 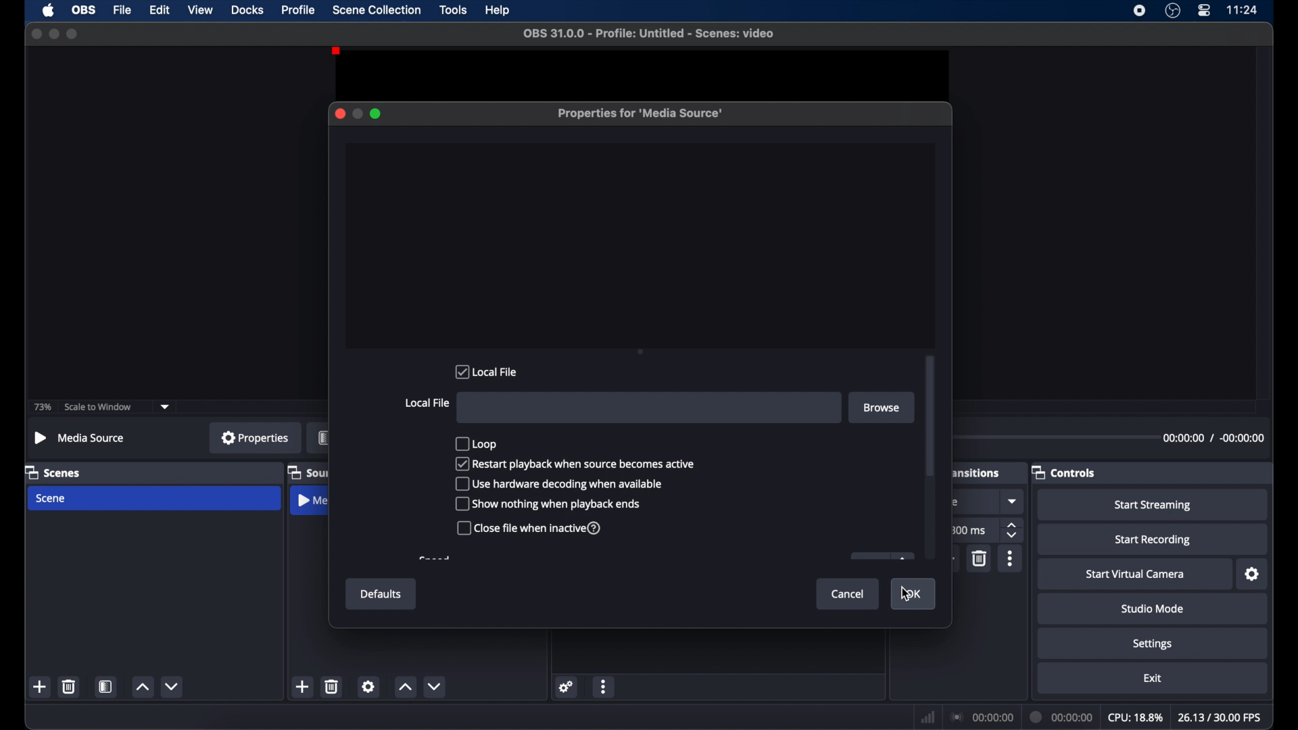 I want to click on duration, so click(x=1062, y=717).